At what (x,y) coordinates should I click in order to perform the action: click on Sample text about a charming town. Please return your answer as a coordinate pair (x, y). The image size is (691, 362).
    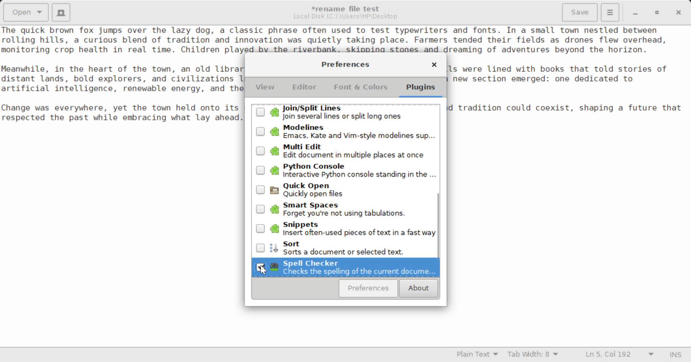
    Looking at the image, I should click on (345, 39).